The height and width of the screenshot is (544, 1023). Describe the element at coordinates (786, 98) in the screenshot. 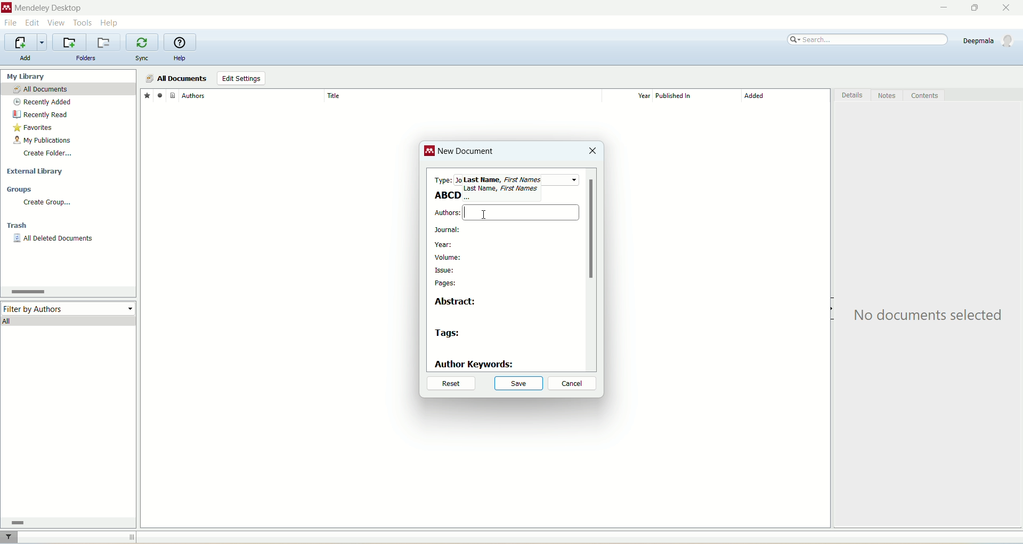

I see `added` at that location.